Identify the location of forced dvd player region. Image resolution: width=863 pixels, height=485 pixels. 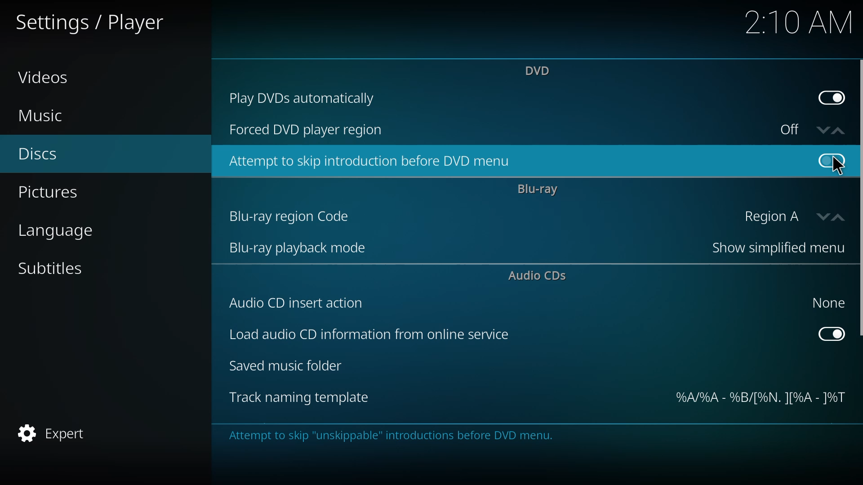
(307, 130).